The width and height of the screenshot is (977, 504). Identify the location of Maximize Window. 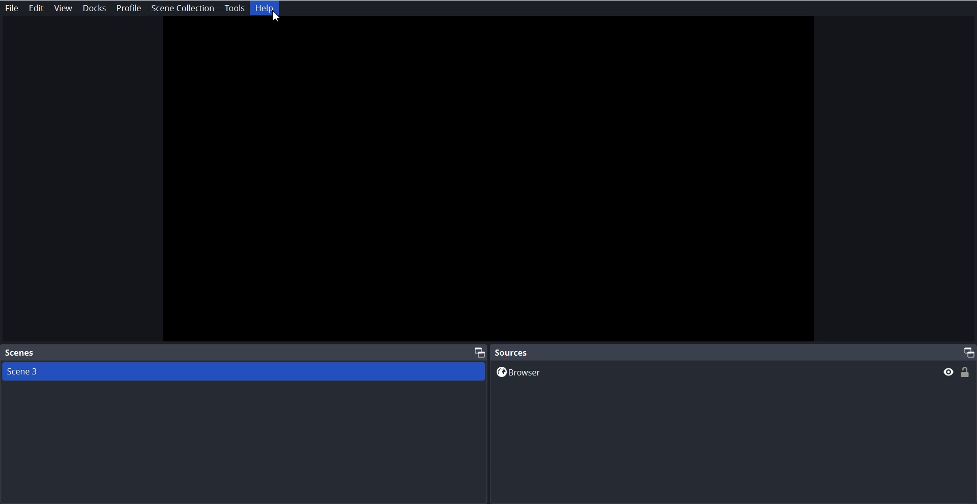
(964, 352).